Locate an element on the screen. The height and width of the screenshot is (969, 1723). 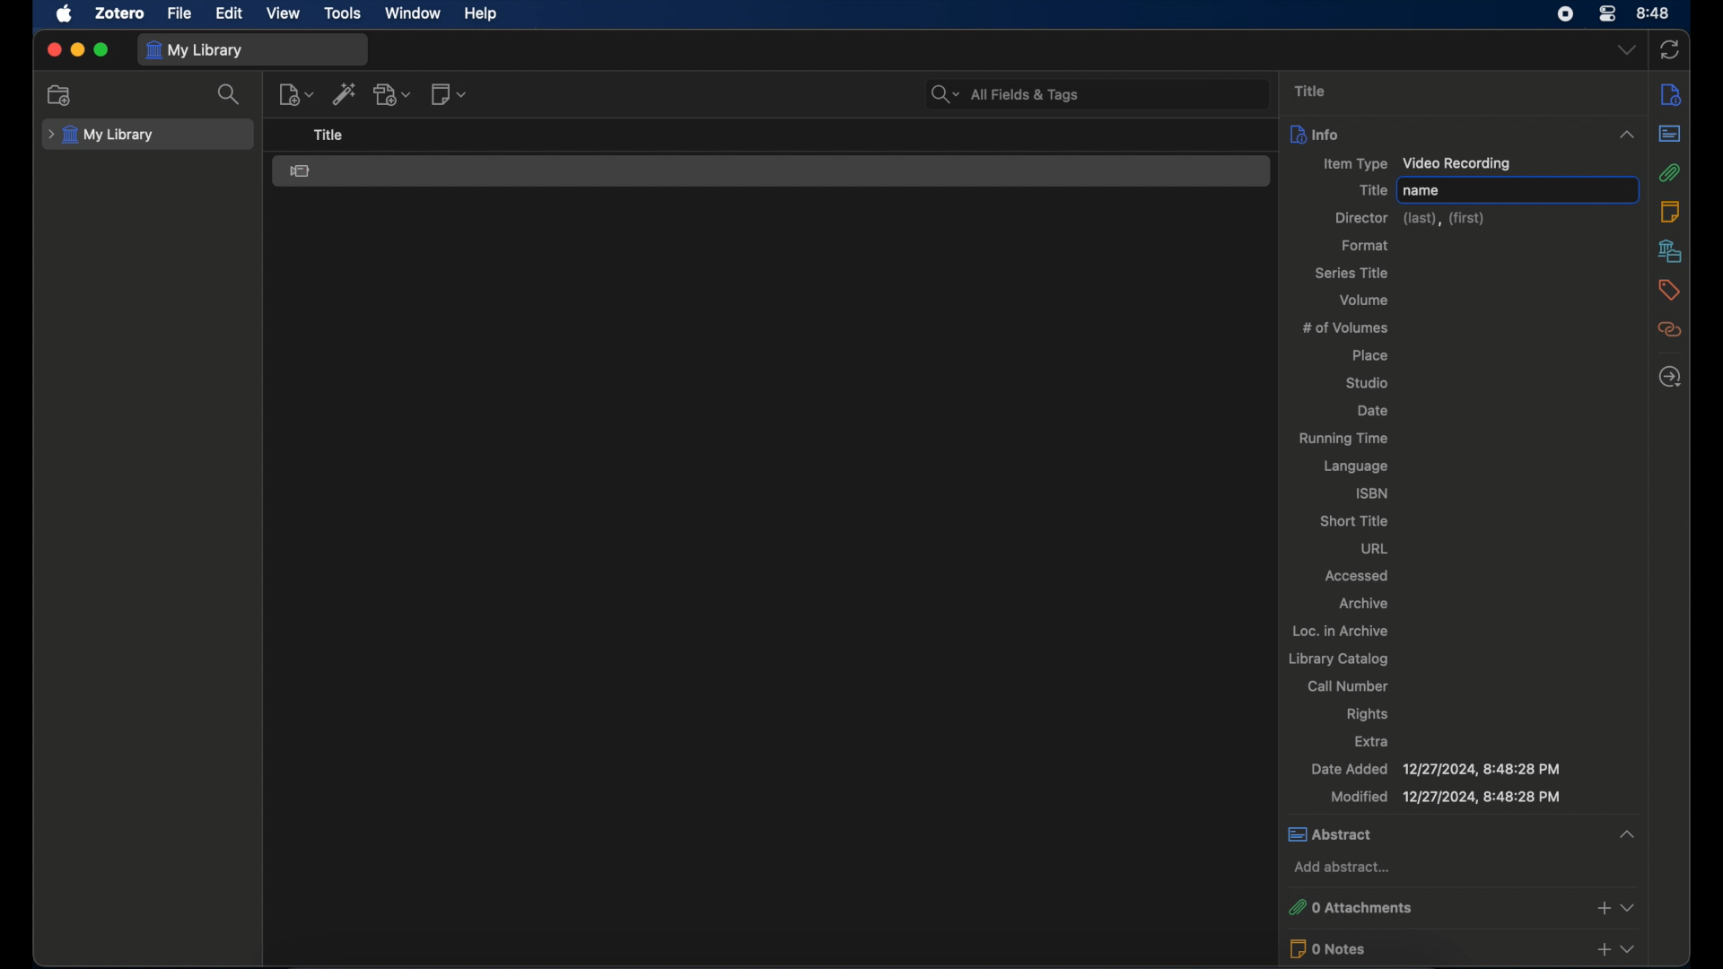
tags is located at coordinates (1668, 290).